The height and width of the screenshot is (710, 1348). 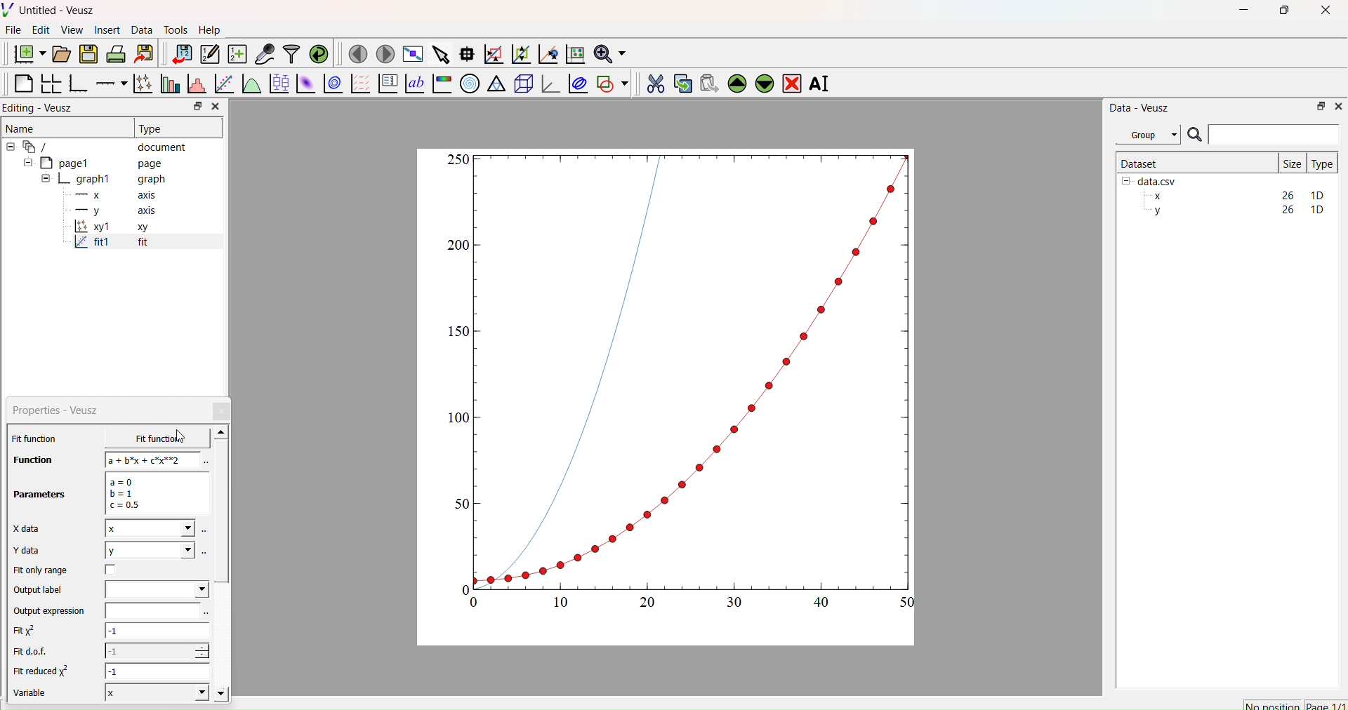 What do you see at coordinates (35, 551) in the screenshot?
I see `Y data` at bounding box center [35, 551].